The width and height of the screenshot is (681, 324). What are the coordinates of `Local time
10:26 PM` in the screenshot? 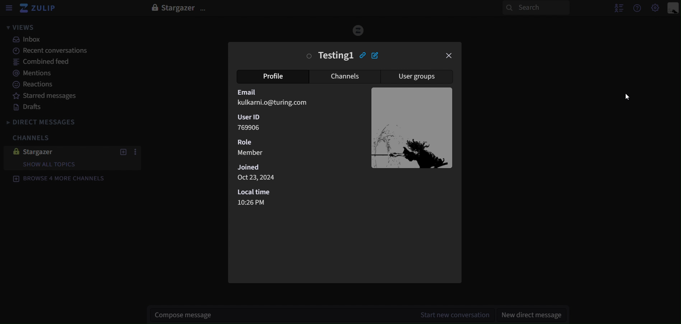 It's located at (253, 198).